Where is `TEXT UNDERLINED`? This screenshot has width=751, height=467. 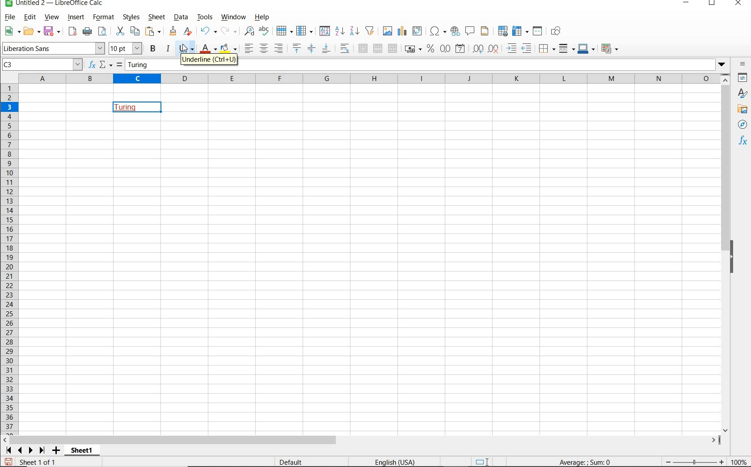 TEXT UNDERLINED is located at coordinates (136, 108).